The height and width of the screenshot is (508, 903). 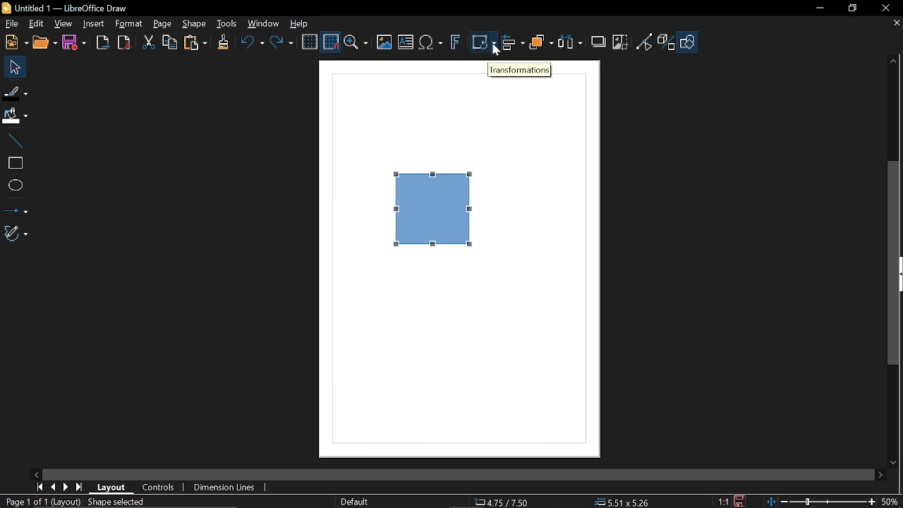 I want to click on 4.75/7.50 (Cursor Position), so click(x=501, y=501).